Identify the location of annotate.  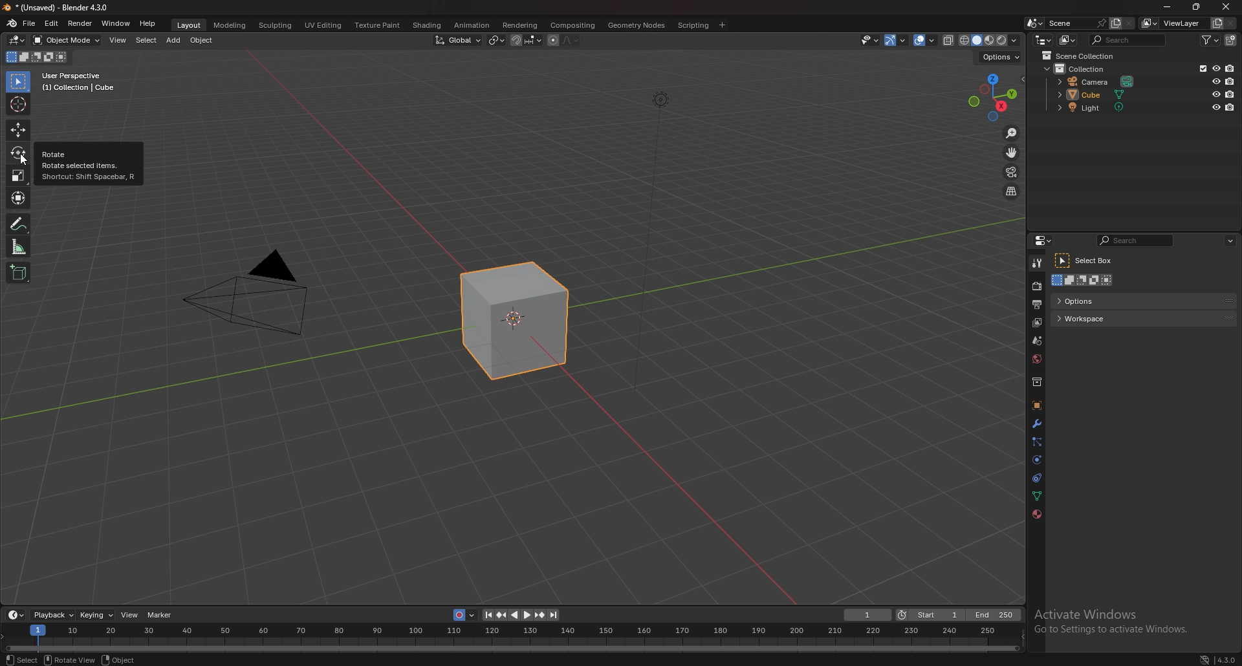
(20, 223).